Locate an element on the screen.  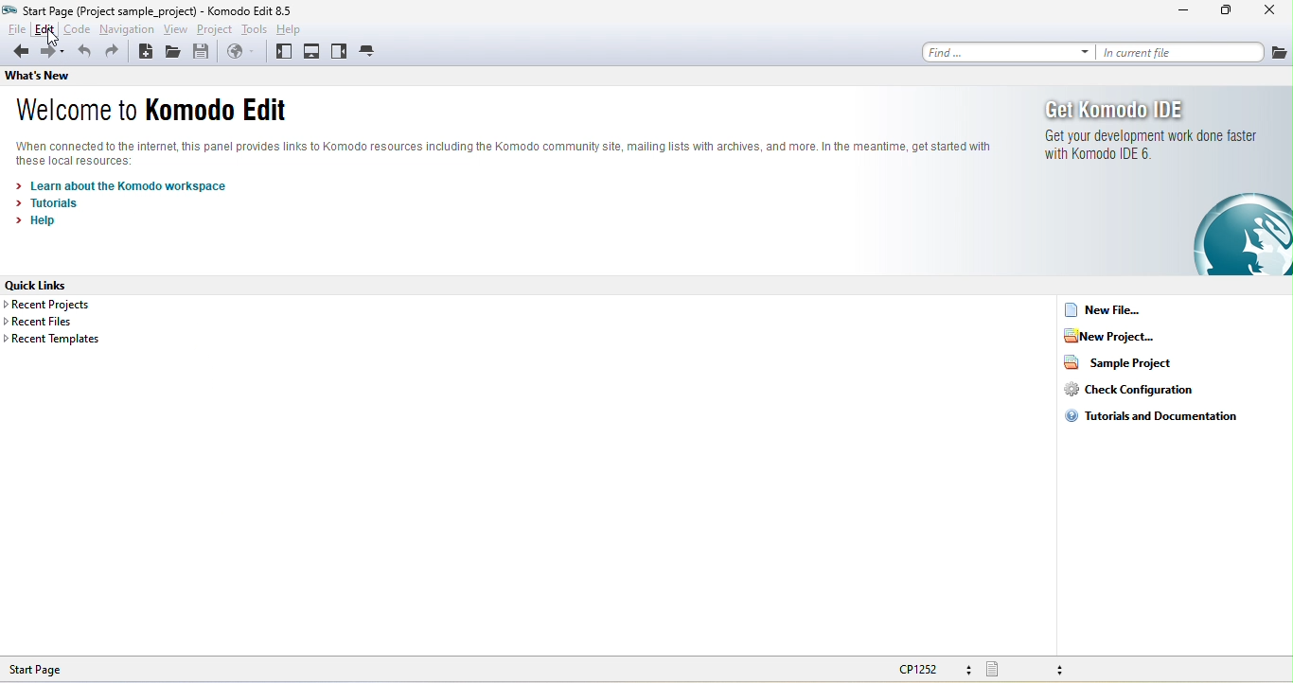
check configuration is located at coordinates (1142, 389).